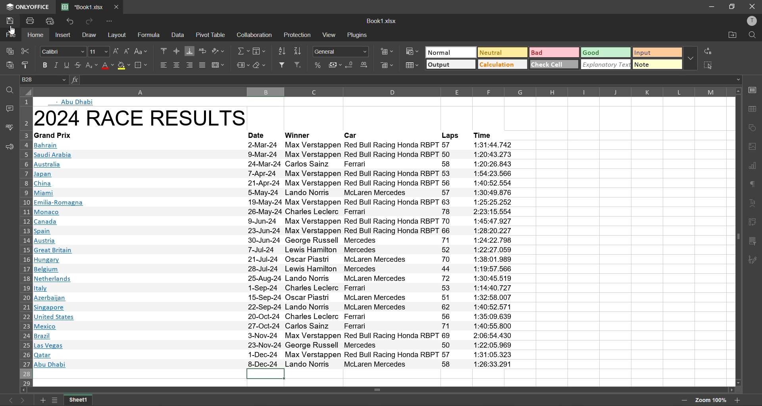 This screenshot has height=406, width=762. Describe the element at coordinates (340, 51) in the screenshot. I see `number format` at that location.